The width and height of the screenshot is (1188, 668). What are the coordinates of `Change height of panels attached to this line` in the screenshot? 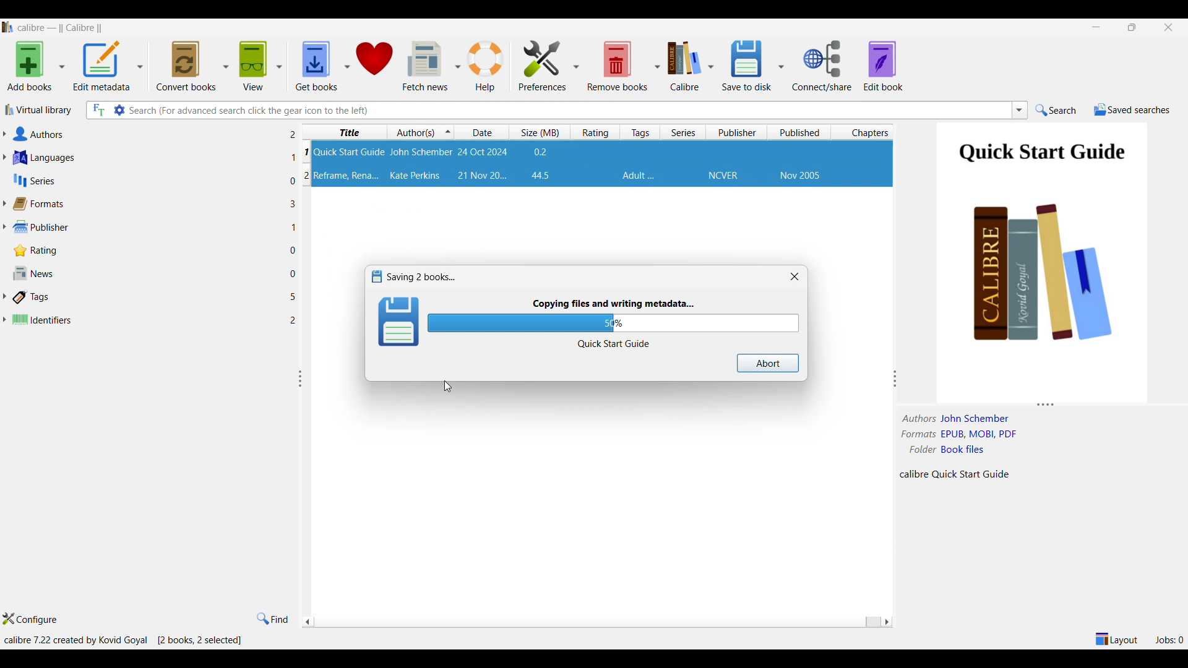 It's located at (1039, 403).